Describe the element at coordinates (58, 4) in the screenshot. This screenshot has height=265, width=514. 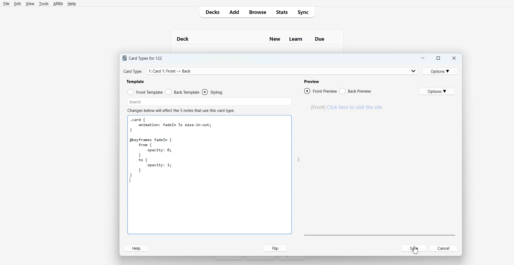
I see `ARBb` at that location.